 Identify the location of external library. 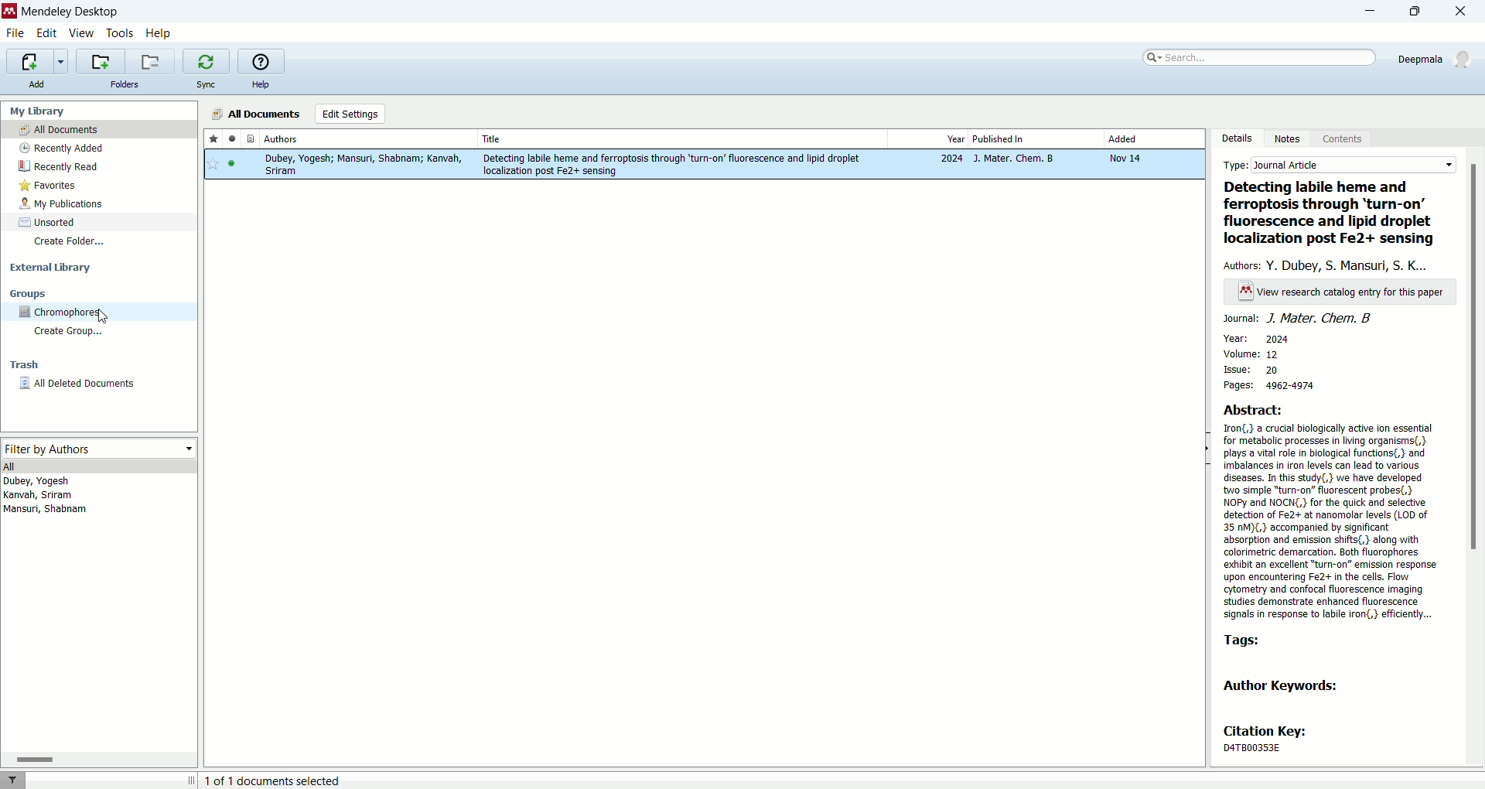
(53, 268).